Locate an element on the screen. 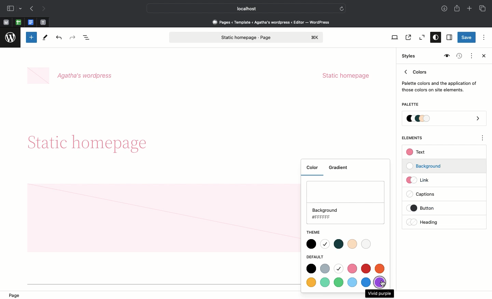  Color is located at coordinates (314, 170).